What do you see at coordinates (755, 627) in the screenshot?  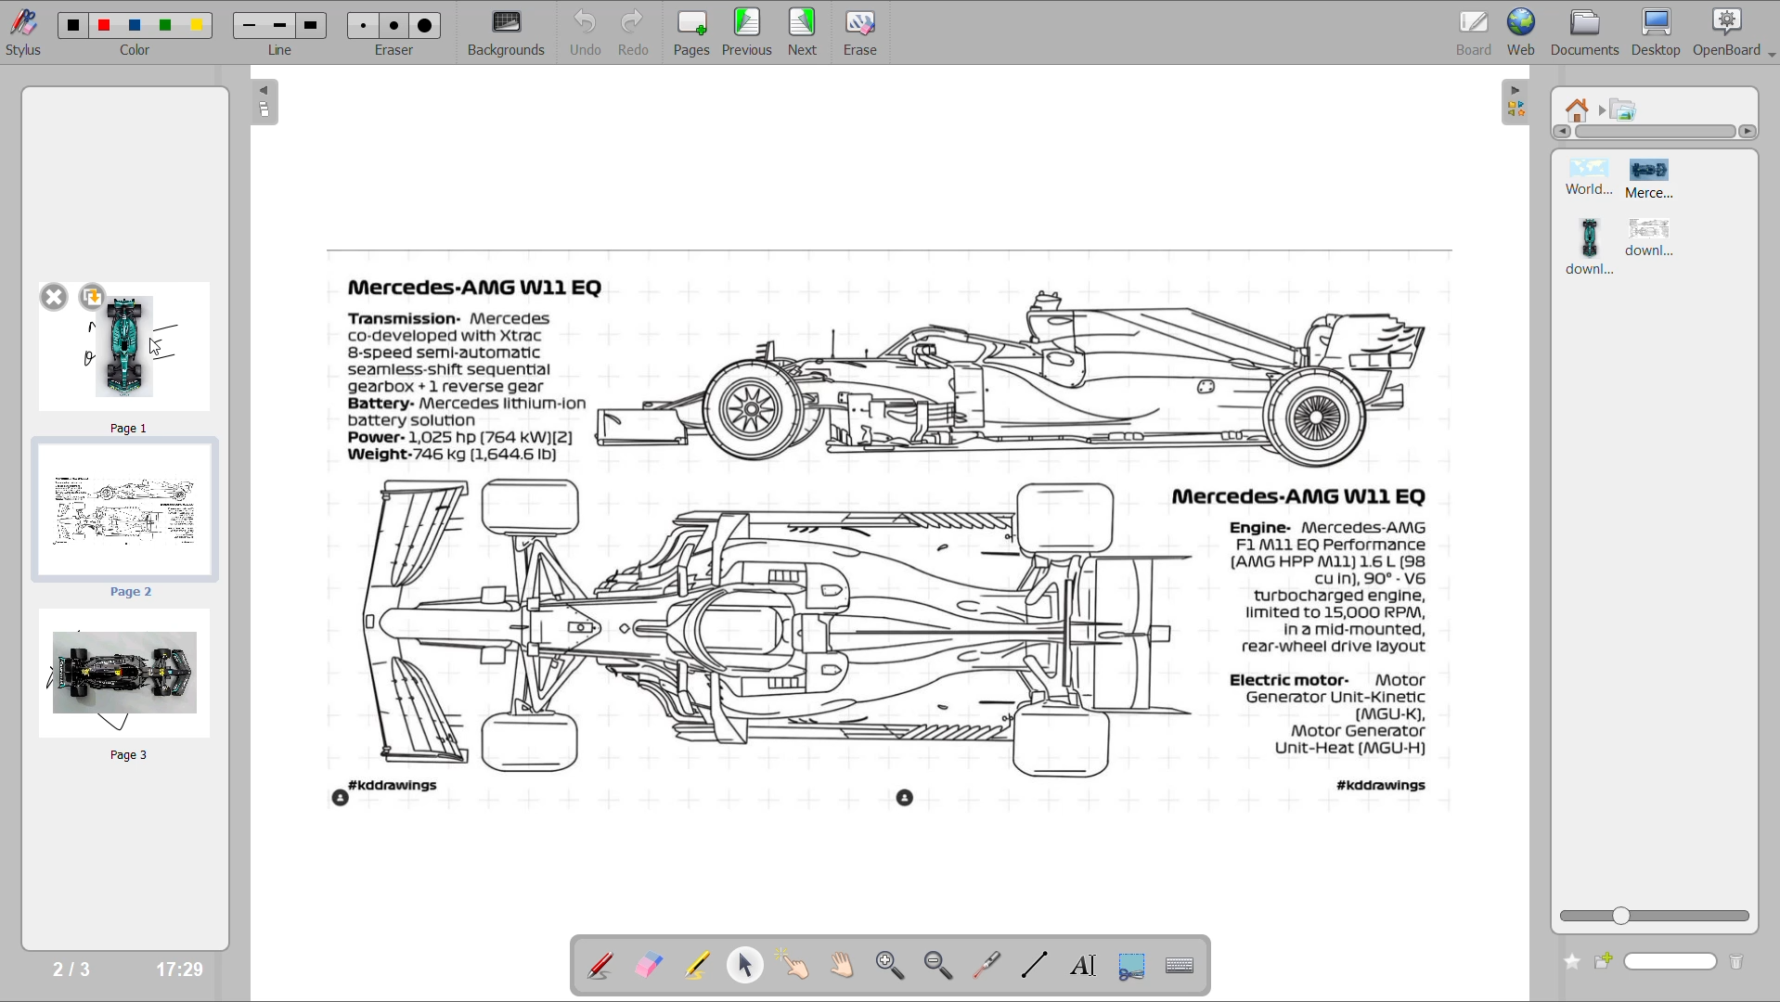 I see `selected image` at bounding box center [755, 627].